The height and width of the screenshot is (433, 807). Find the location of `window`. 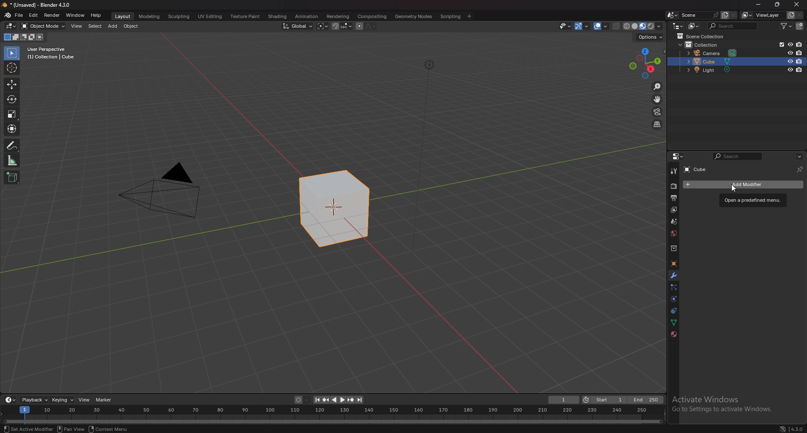

window is located at coordinates (76, 14).